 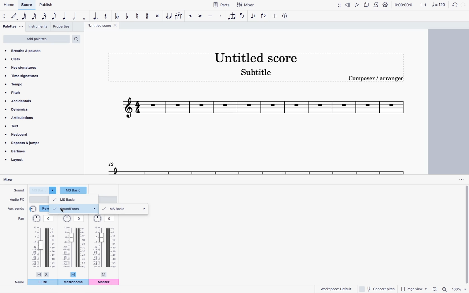 What do you see at coordinates (445, 289) in the screenshot?
I see `zoom in` at bounding box center [445, 289].